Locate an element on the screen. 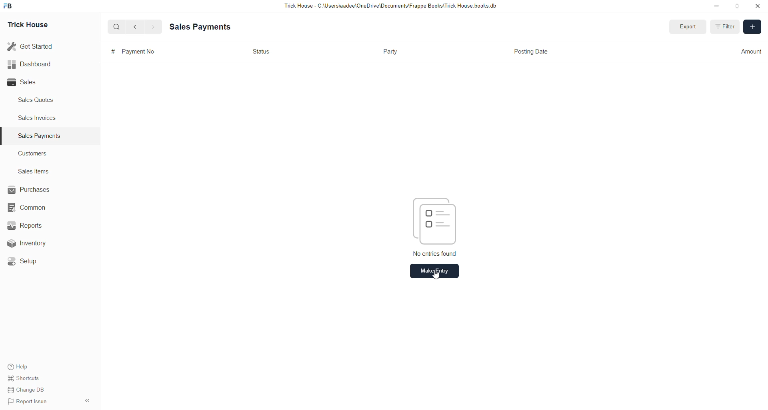  Trick House is located at coordinates (28, 25).